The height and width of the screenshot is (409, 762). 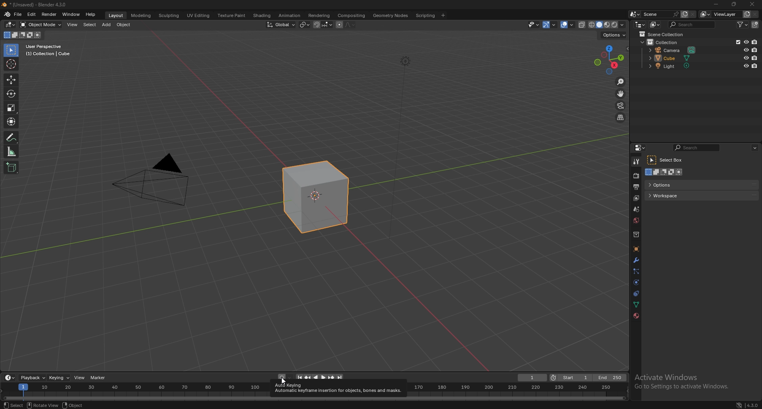 I want to click on options, so click(x=614, y=35).